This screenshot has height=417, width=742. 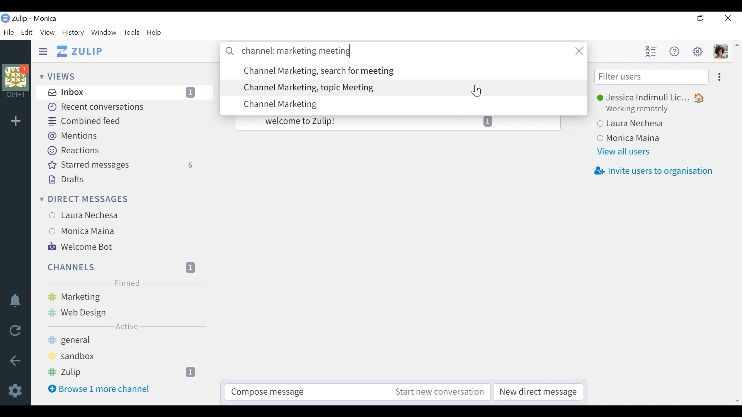 What do you see at coordinates (698, 51) in the screenshot?
I see `Settings menu` at bounding box center [698, 51].